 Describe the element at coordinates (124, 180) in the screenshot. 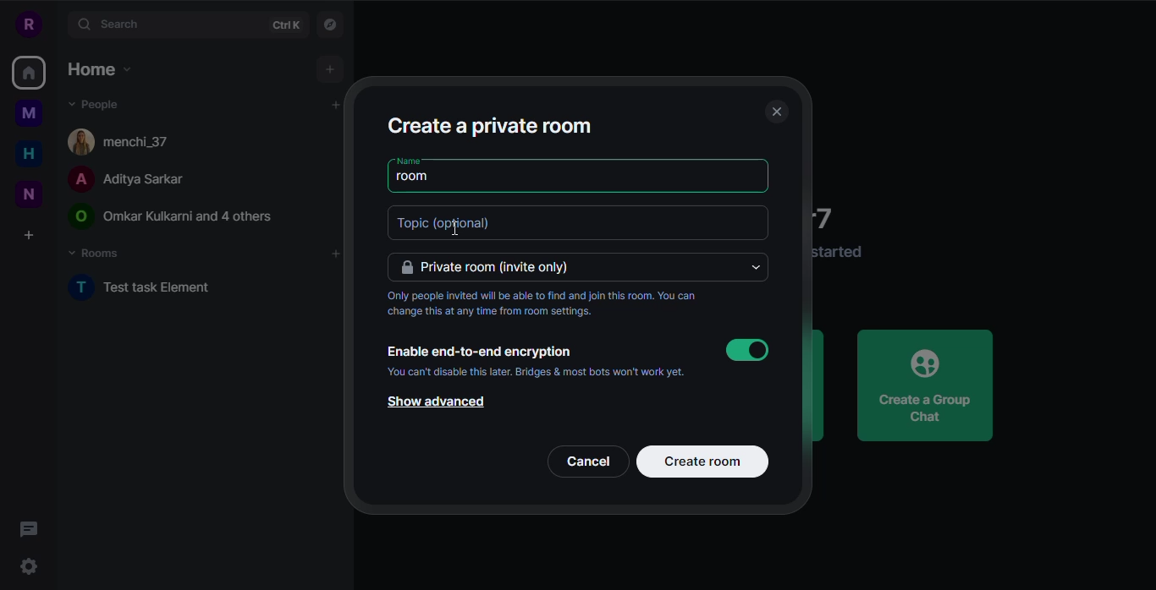

I see `people` at that location.